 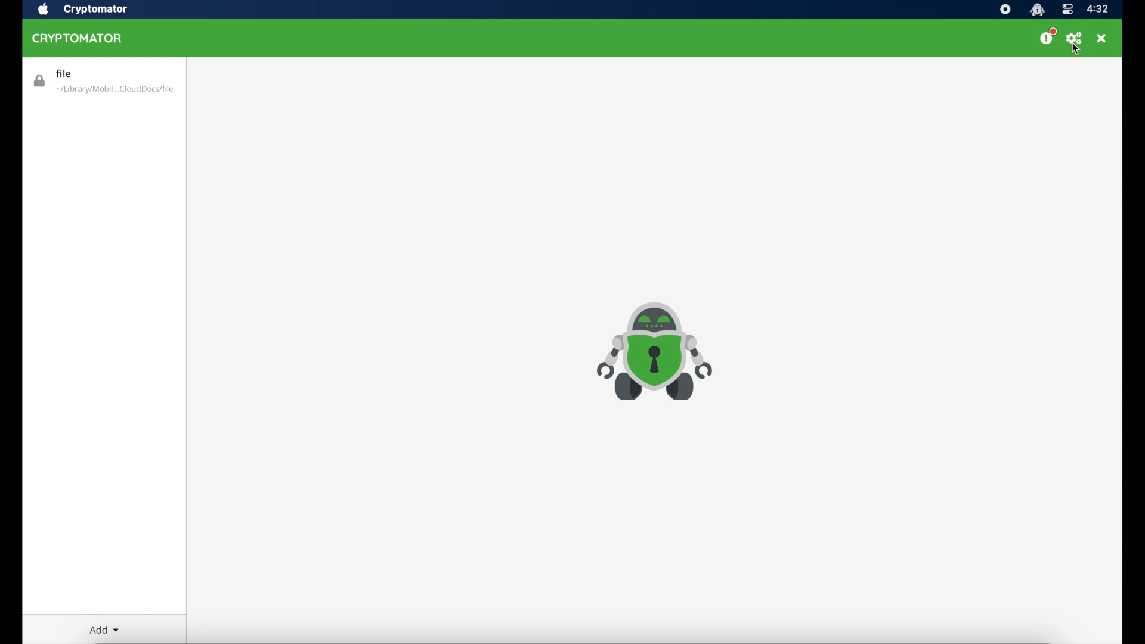 What do you see at coordinates (1078, 49) in the screenshot?
I see `cursor` at bounding box center [1078, 49].